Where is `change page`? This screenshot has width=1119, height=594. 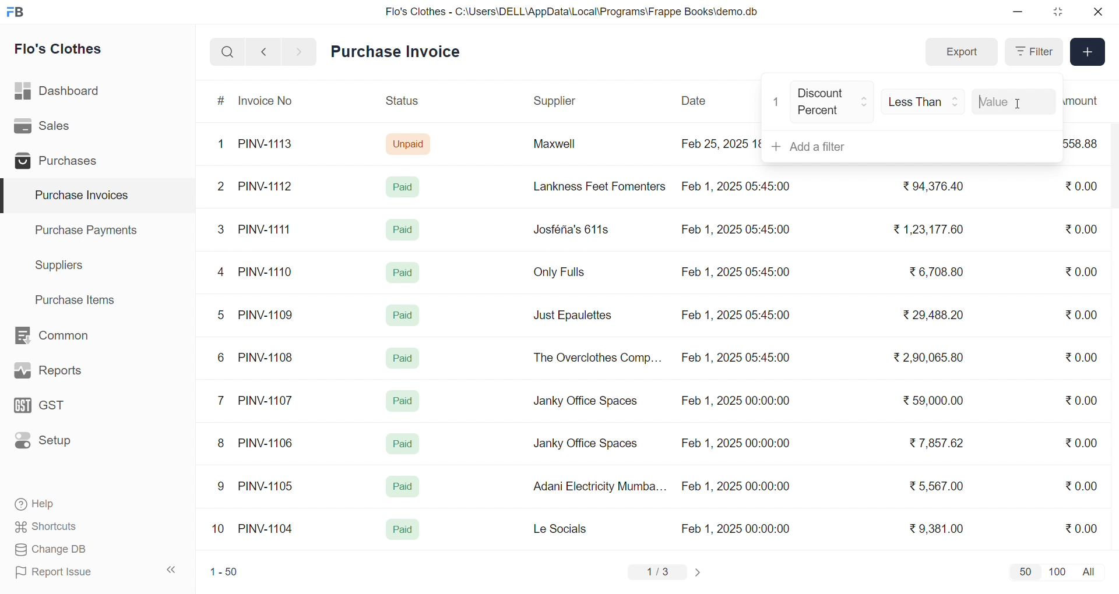
change page is located at coordinates (699, 572).